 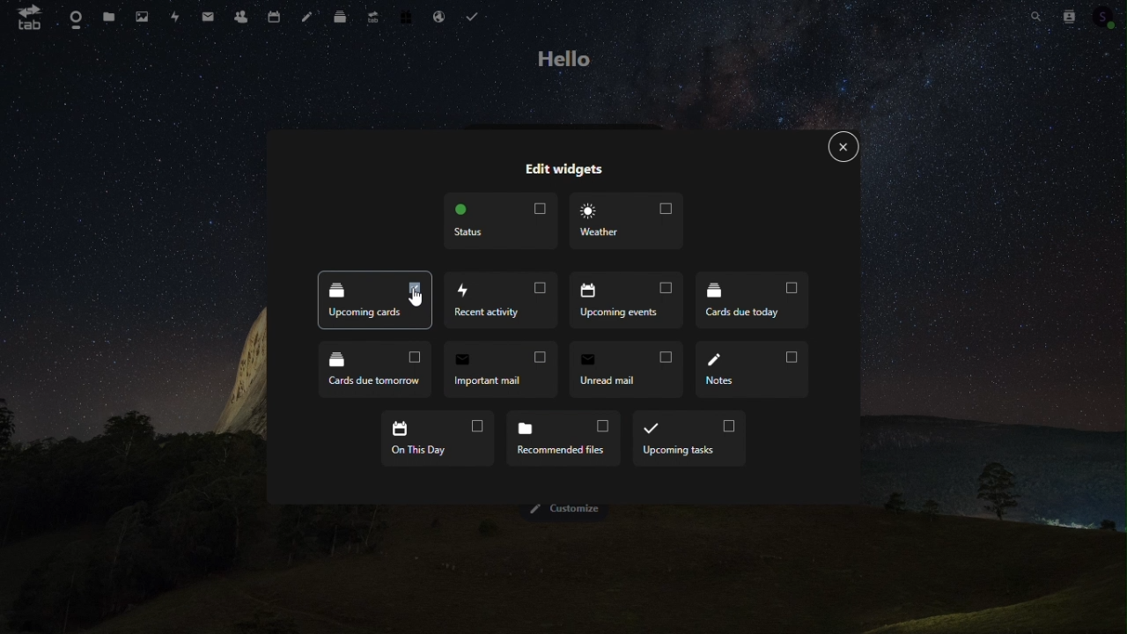 What do you see at coordinates (499, 372) in the screenshot?
I see `Important mail` at bounding box center [499, 372].